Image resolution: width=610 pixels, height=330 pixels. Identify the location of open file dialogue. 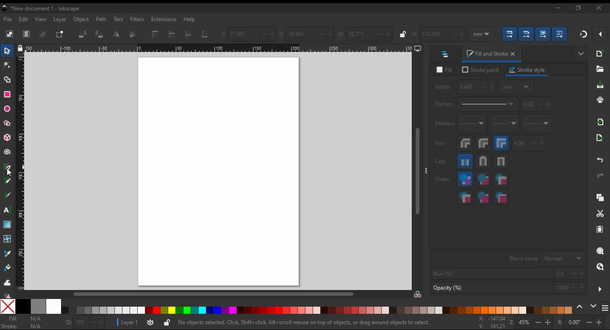
(600, 69).